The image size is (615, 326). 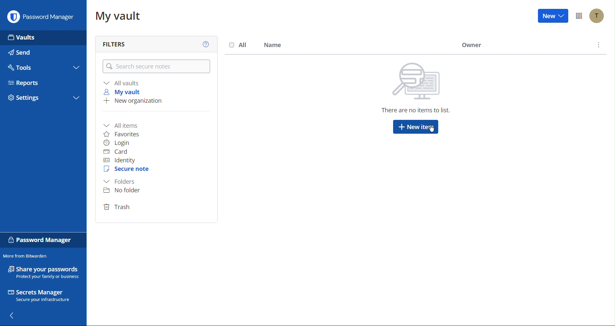 I want to click on Options, so click(x=578, y=16).